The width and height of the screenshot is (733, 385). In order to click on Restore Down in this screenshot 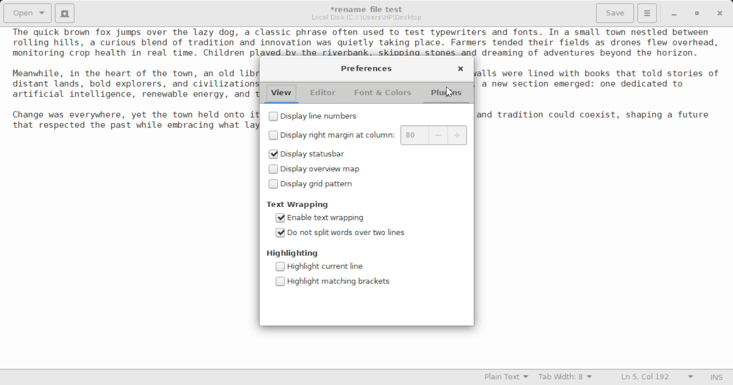, I will do `click(673, 13)`.